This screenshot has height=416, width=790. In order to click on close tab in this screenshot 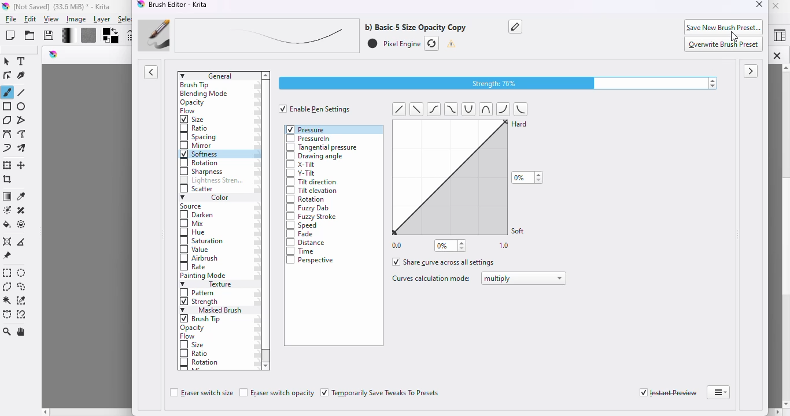, I will do `click(777, 55)`.